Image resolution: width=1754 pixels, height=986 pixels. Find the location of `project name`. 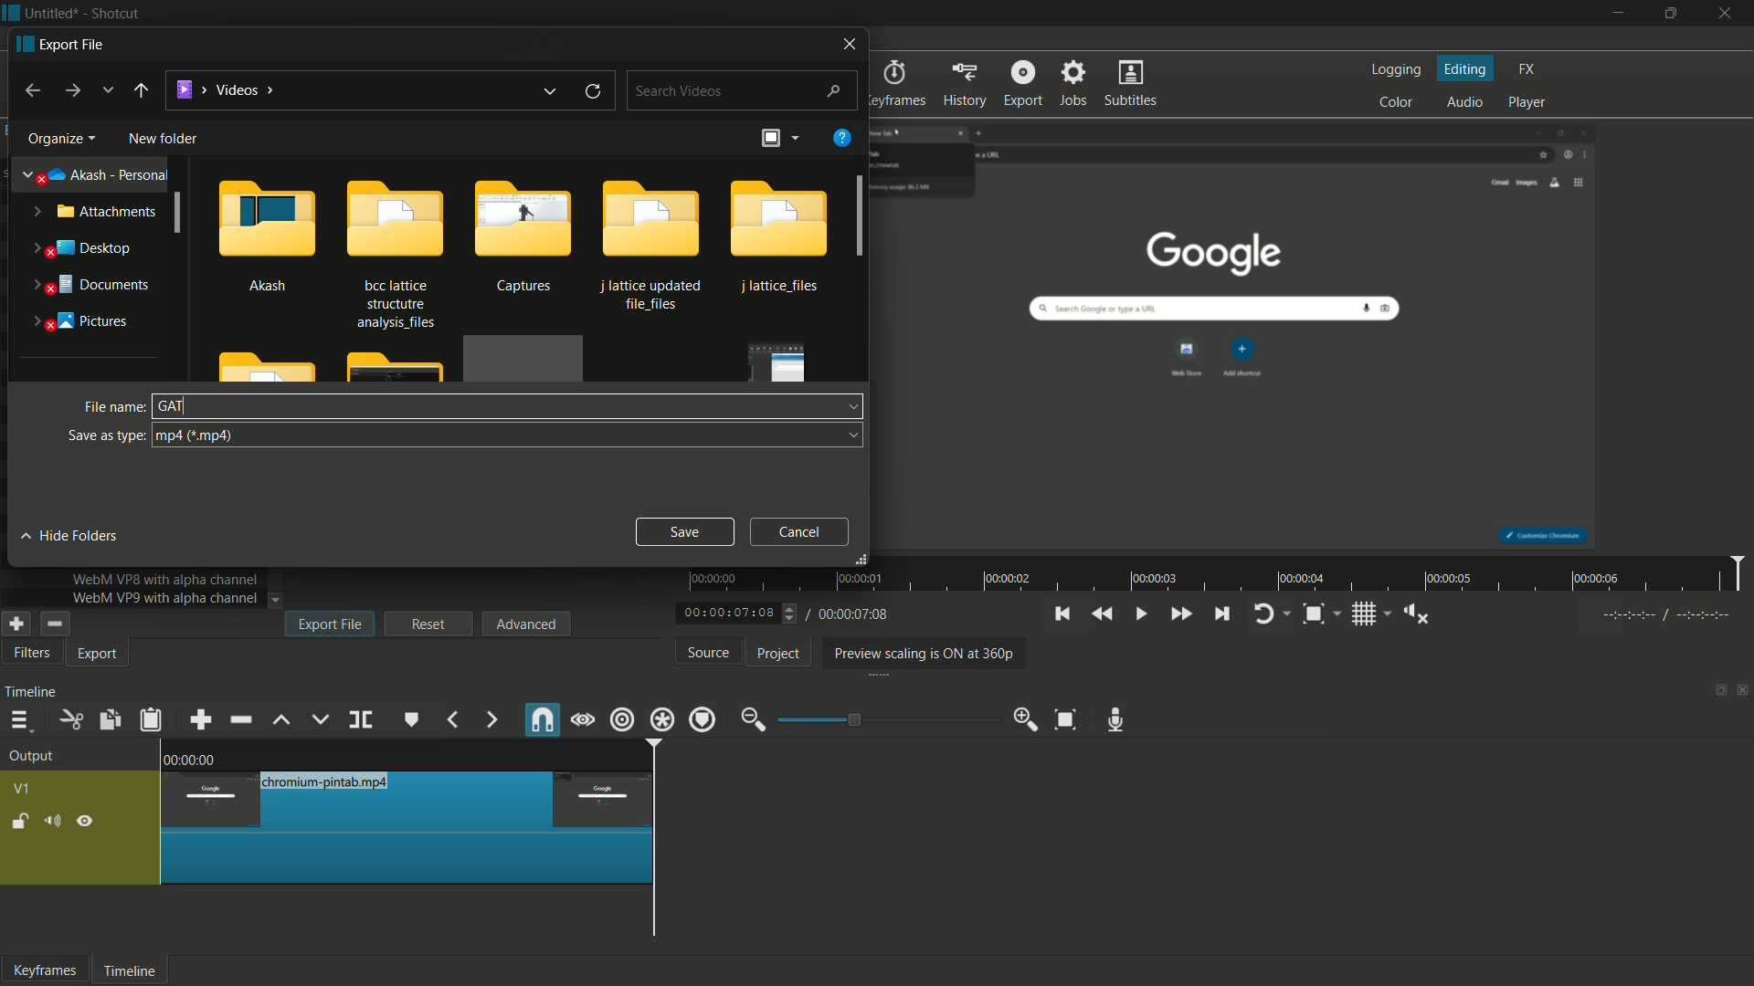

project name is located at coordinates (49, 14).